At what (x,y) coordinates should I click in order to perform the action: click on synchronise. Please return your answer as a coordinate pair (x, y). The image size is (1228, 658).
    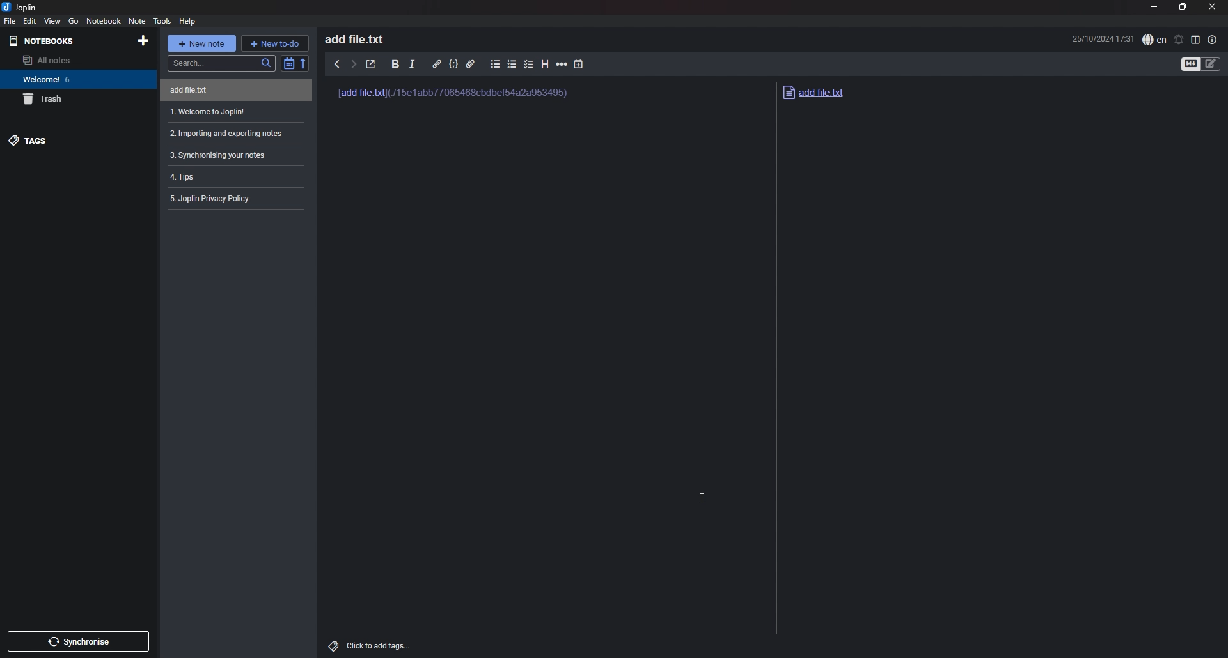
    Looking at the image, I should click on (77, 641).